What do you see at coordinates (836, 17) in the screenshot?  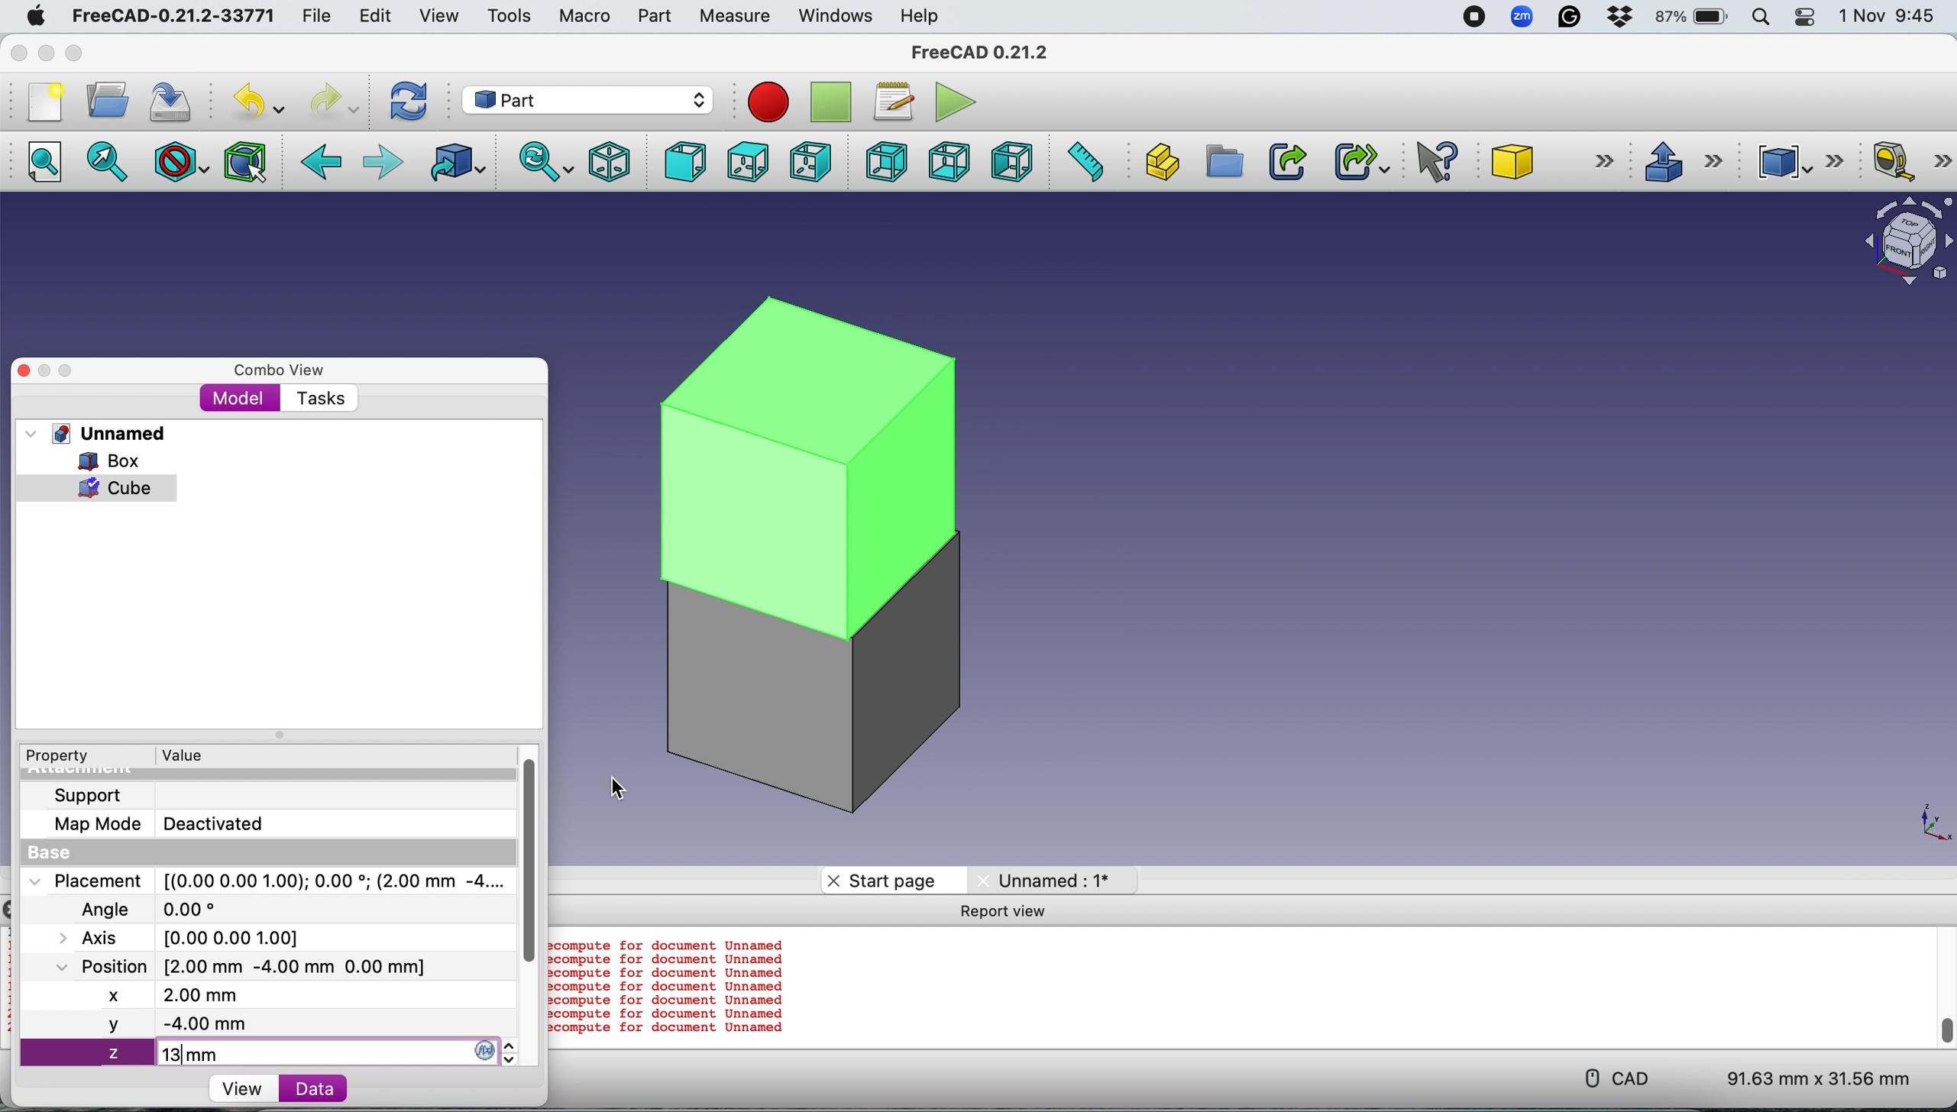 I see `Windows` at bounding box center [836, 17].